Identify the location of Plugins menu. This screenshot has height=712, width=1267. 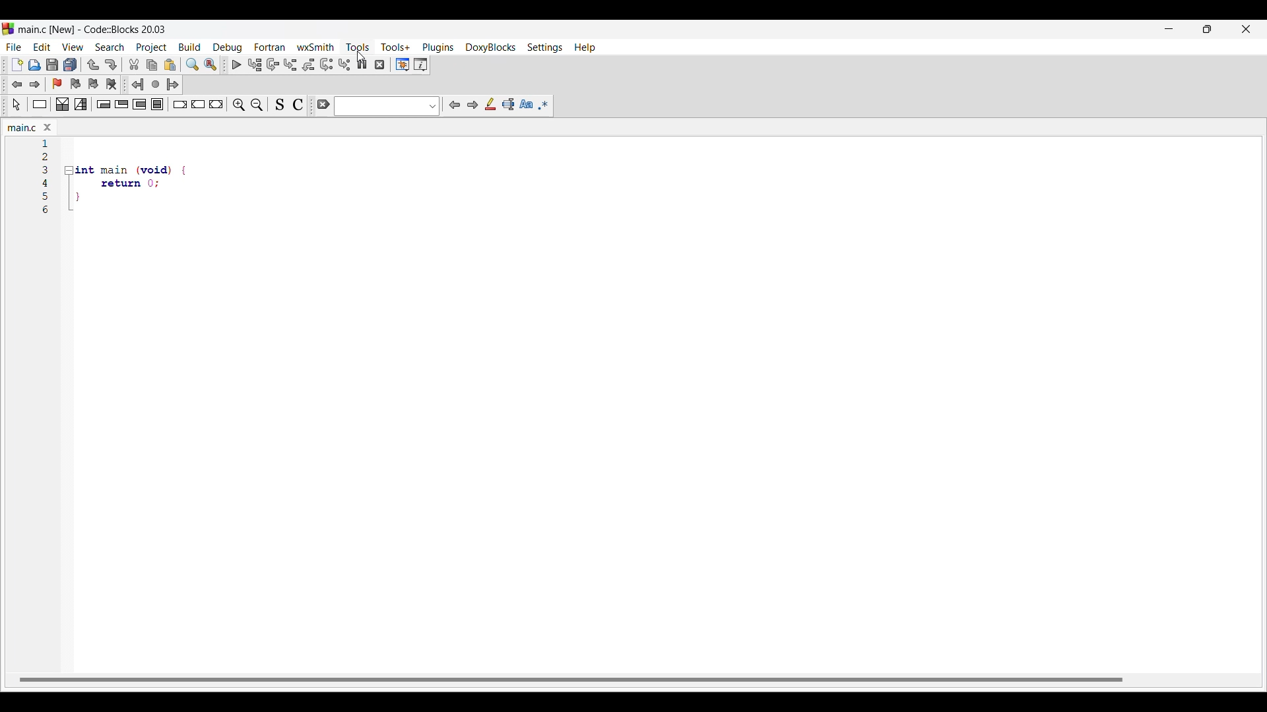
(438, 48).